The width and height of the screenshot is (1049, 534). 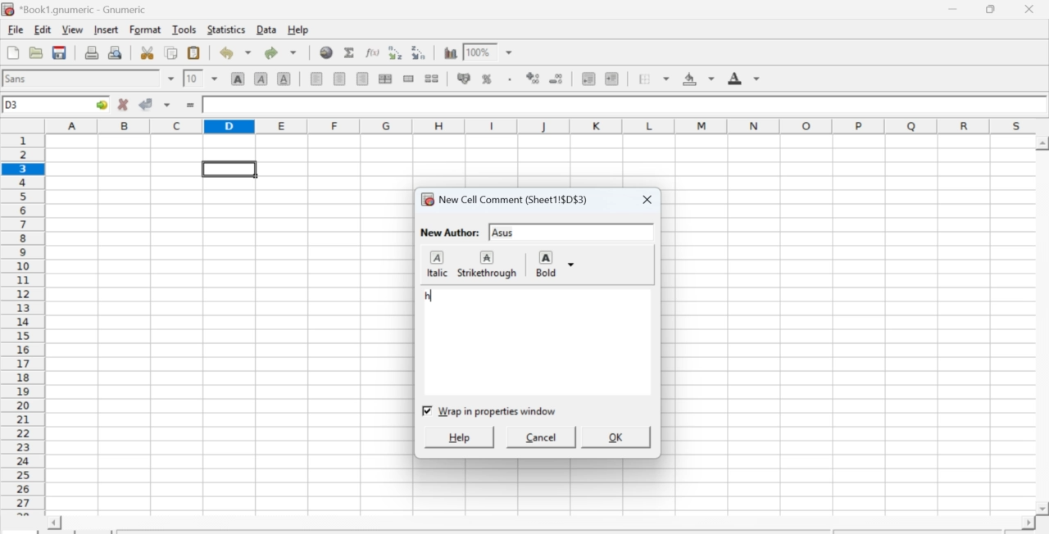 I want to click on Data, so click(x=267, y=29).